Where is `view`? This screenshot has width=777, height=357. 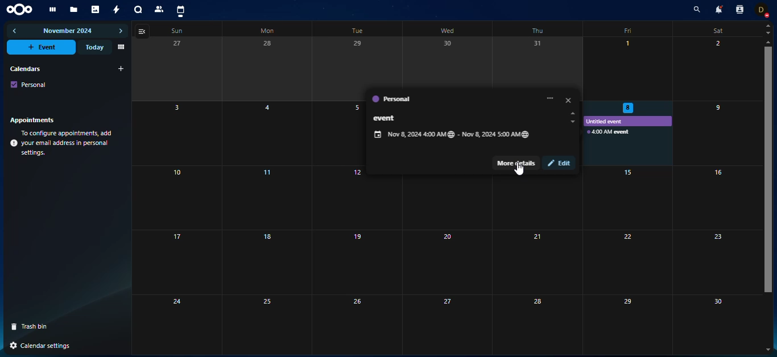 view is located at coordinates (120, 47).